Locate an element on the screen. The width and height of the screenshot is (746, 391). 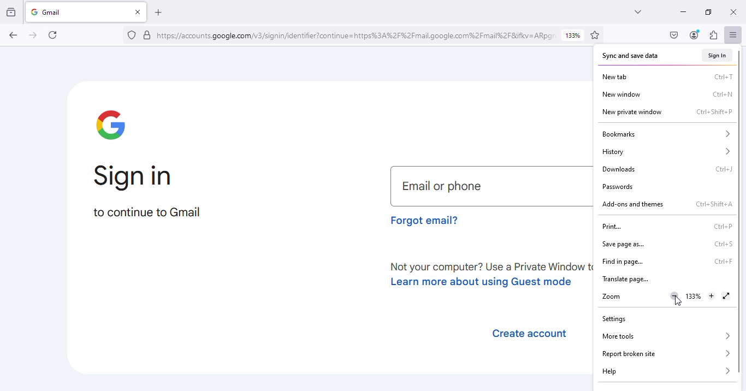
learn about using guest mode. is located at coordinates (487, 275).